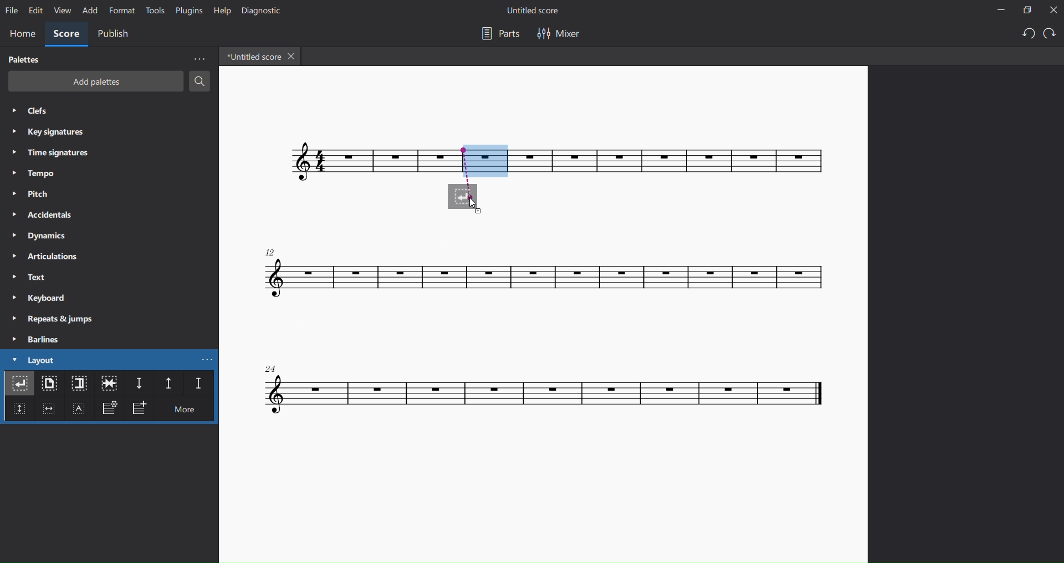 This screenshot has height=563, width=1064. Describe the element at coordinates (62, 12) in the screenshot. I see `view` at that location.